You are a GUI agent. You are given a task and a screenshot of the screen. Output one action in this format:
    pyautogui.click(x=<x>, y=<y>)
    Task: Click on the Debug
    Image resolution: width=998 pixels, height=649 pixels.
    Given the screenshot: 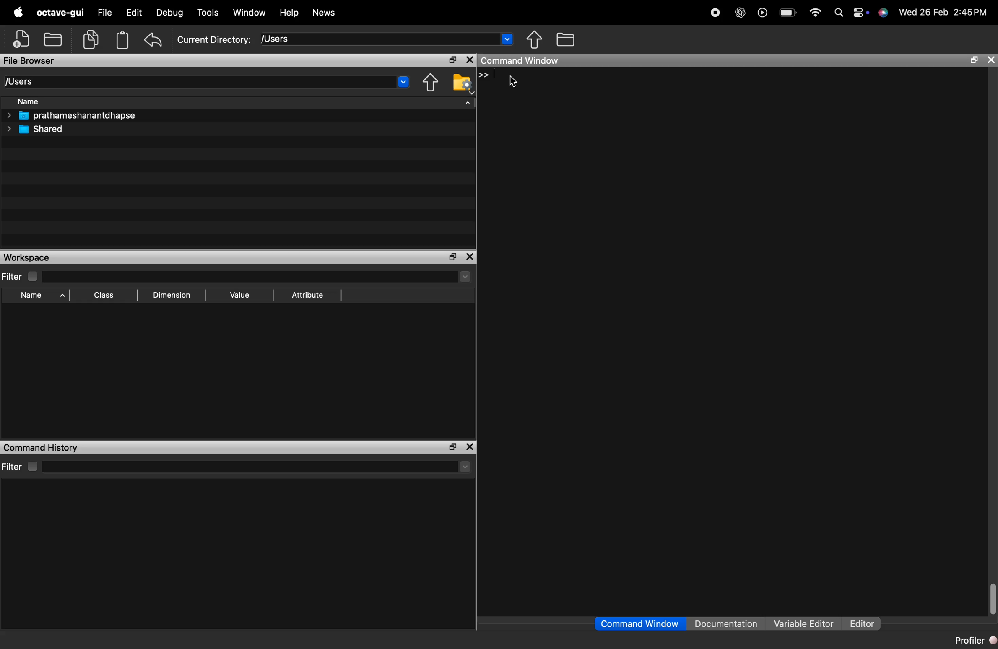 What is the action you would take?
    pyautogui.click(x=171, y=12)
    